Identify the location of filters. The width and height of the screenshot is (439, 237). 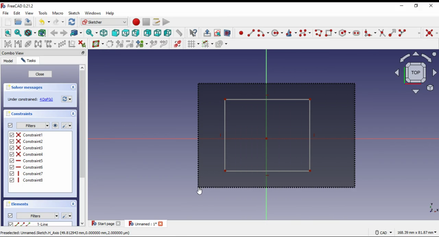
(37, 216).